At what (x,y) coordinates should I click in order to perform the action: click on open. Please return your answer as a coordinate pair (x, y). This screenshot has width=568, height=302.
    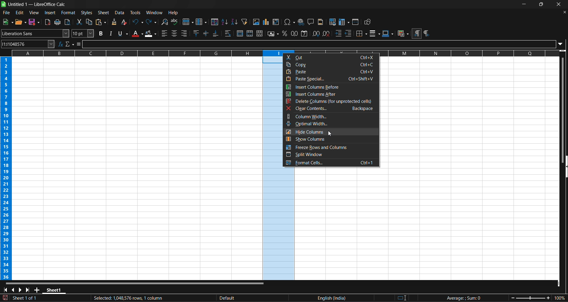
    Looking at the image, I should click on (21, 22).